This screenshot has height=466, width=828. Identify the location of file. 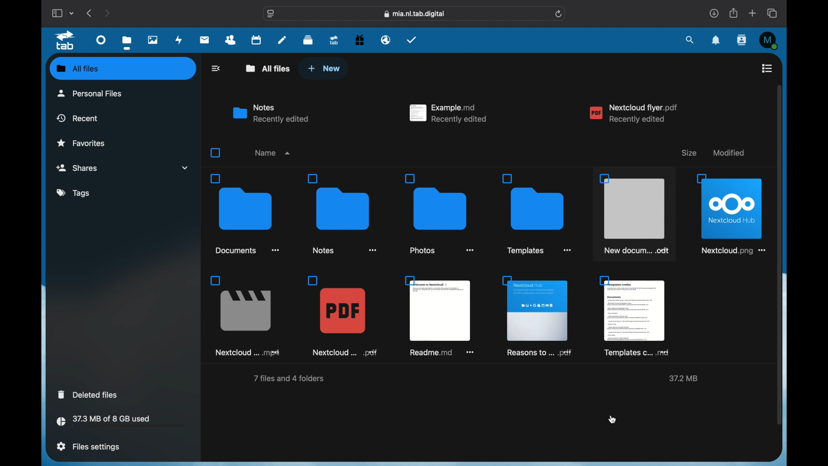
(635, 214).